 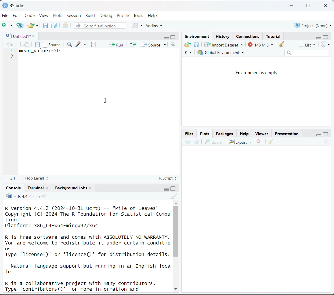 I want to click on load workspace, so click(x=188, y=45).